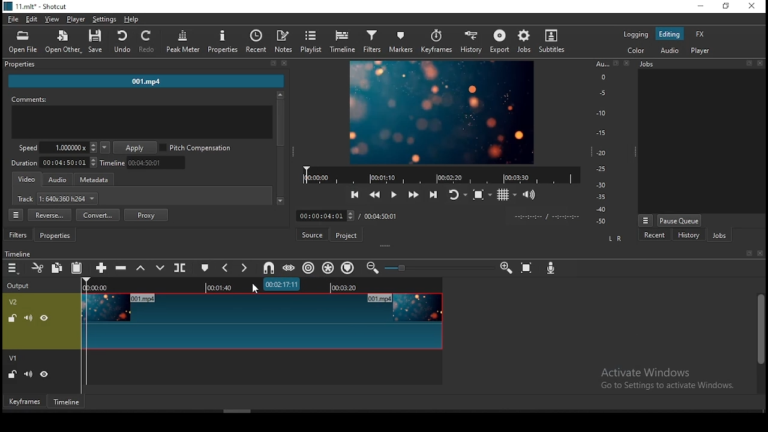 Image resolution: width=768 pixels, height=432 pixels. Describe the element at coordinates (381, 216) in the screenshot. I see `MAX TIME` at that location.